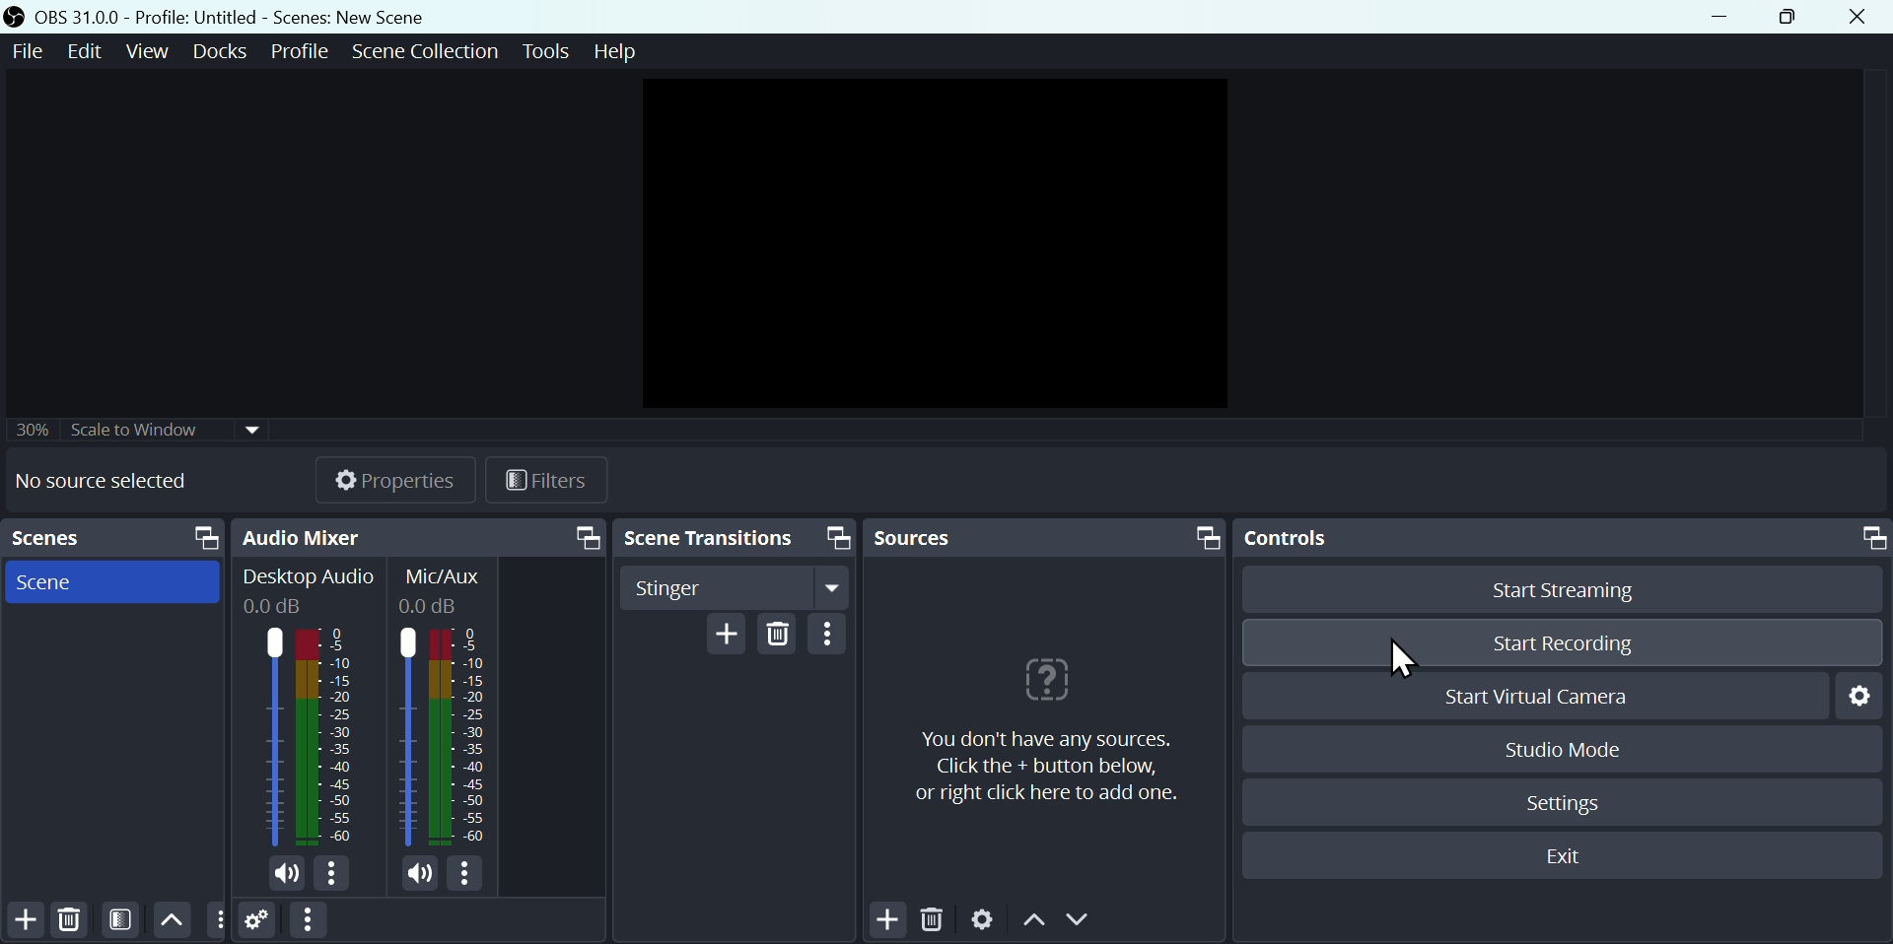  I want to click on Close, so click(1862, 18).